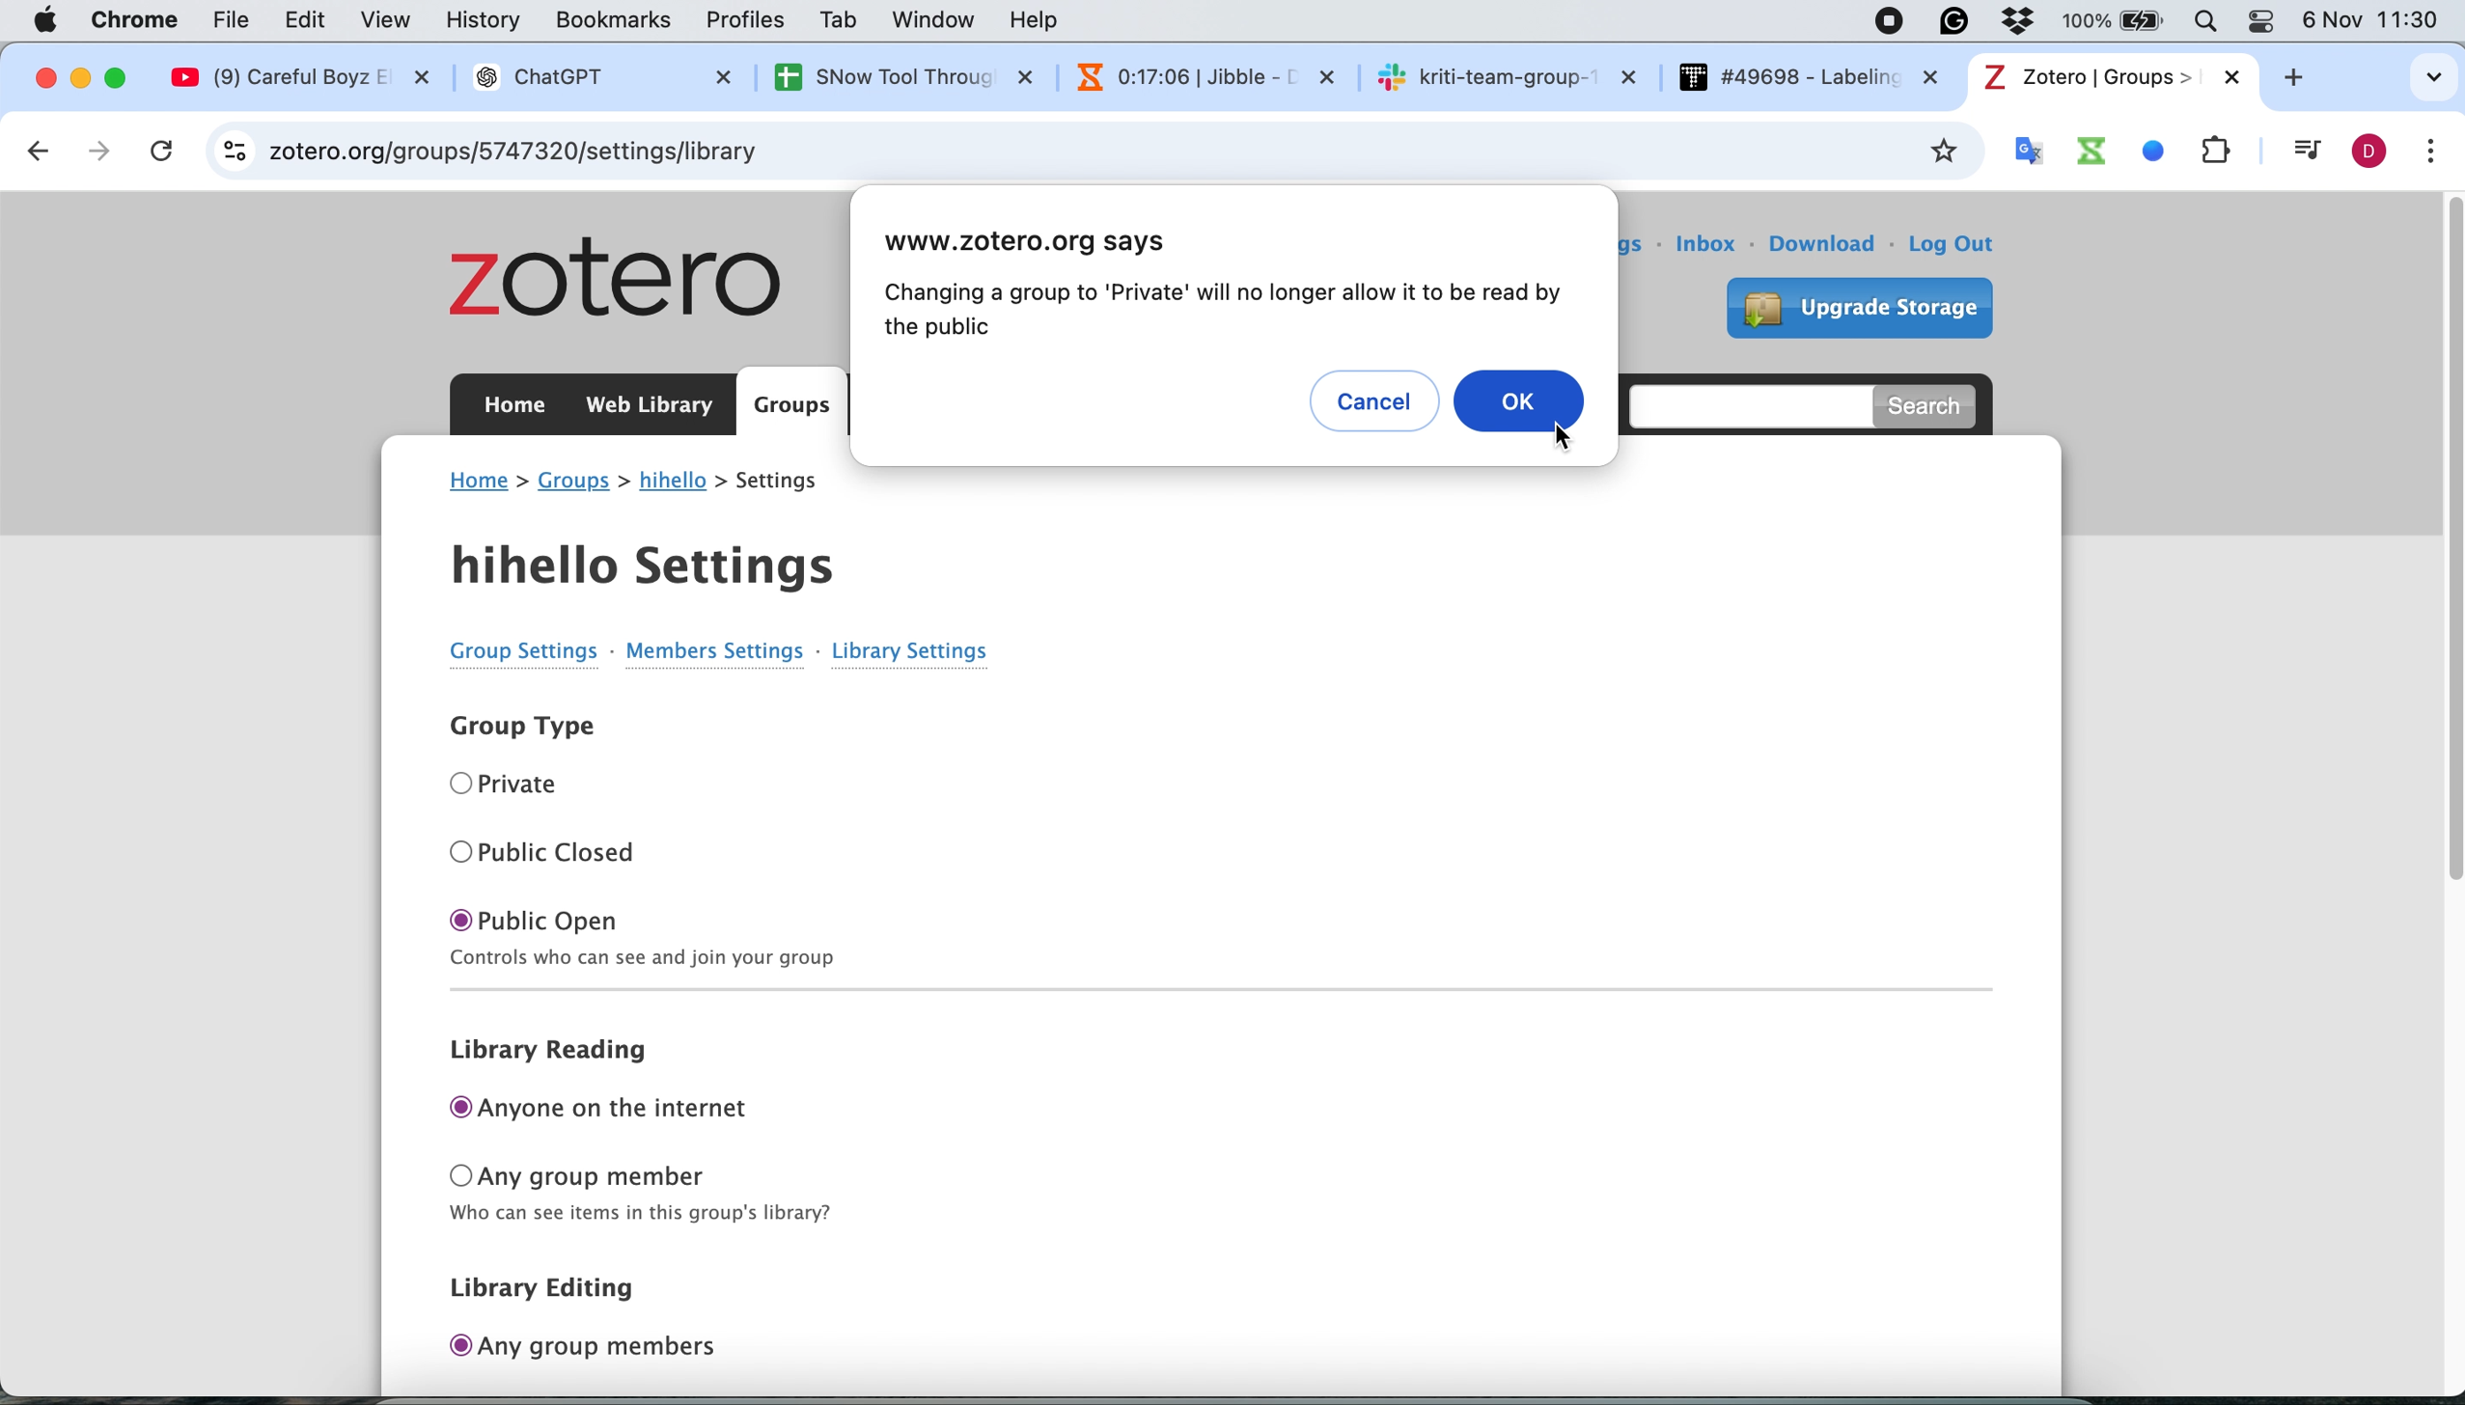  Describe the element at coordinates (1174, 992) in the screenshot. I see `Line` at that location.